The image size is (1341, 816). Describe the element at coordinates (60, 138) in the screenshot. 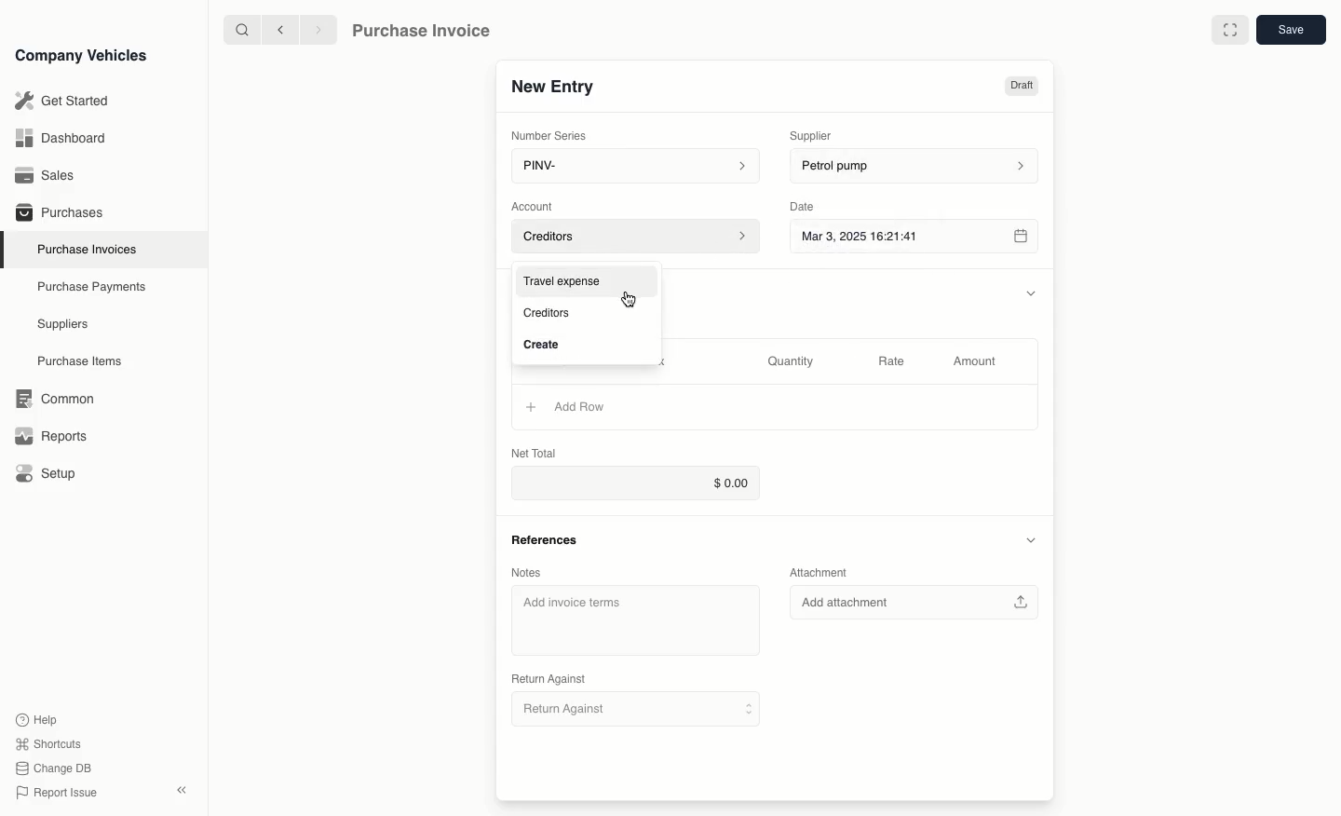

I see `Dashboard` at that location.